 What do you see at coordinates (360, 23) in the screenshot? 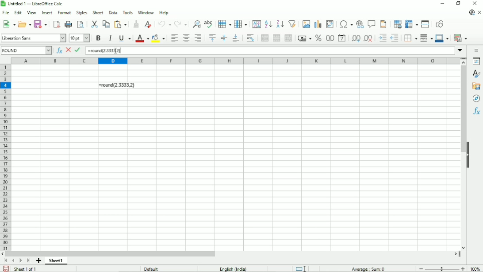
I see `Insert hyperlink` at bounding box center [360, 23].